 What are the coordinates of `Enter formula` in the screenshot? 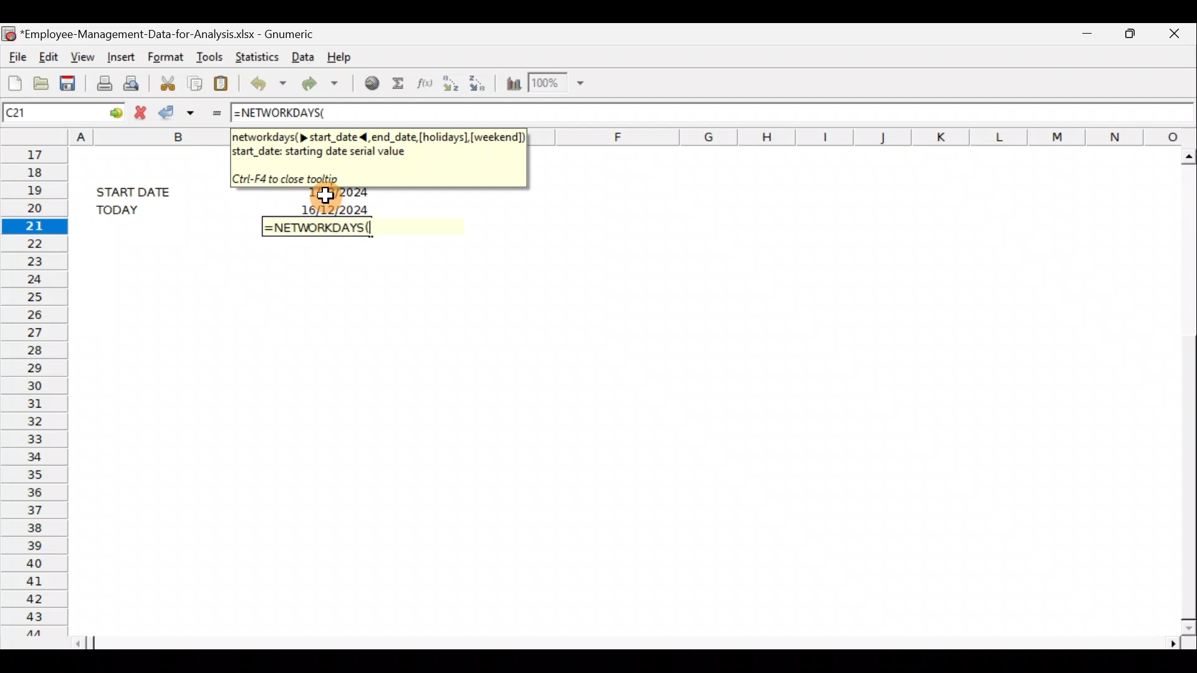 It's located at (214, 112).